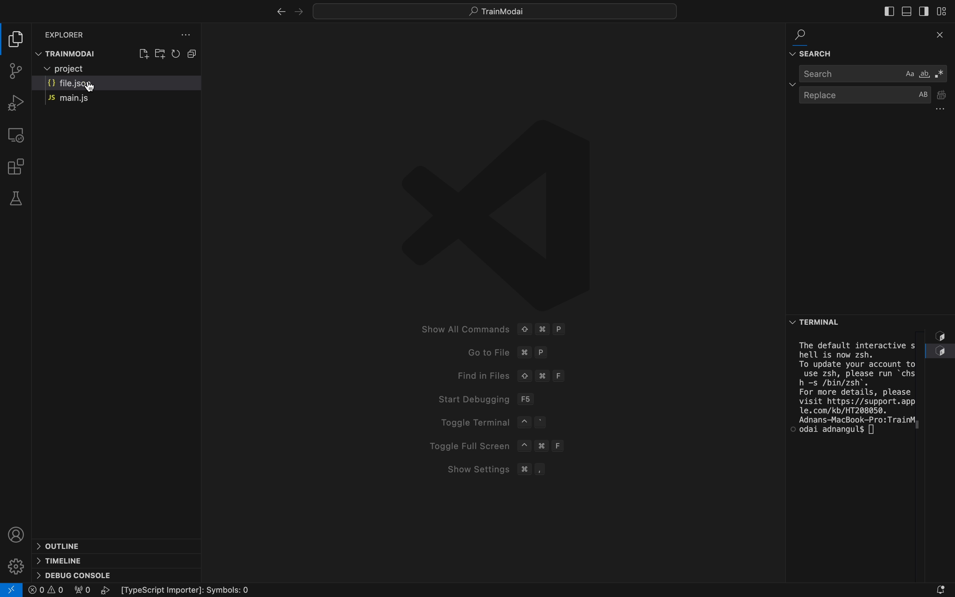 The image size is (955, 597). I want to click on remote explorer , so click(17, 135).